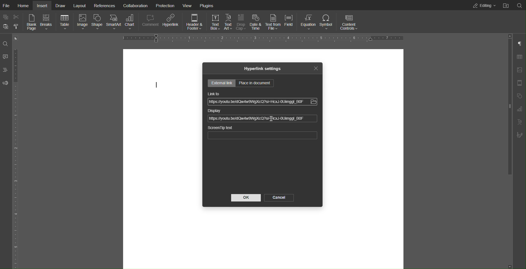  What do you see at coordinates (24, 5) in the screenshot?
I see `Home` at bounding box center [24, 5].